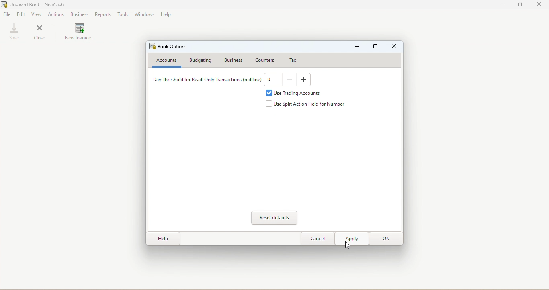 The width and height of the screenshot is (549, 290). Describe the element at coordinates (290, 80) in the screenshot. I see `Decrease` at that location.